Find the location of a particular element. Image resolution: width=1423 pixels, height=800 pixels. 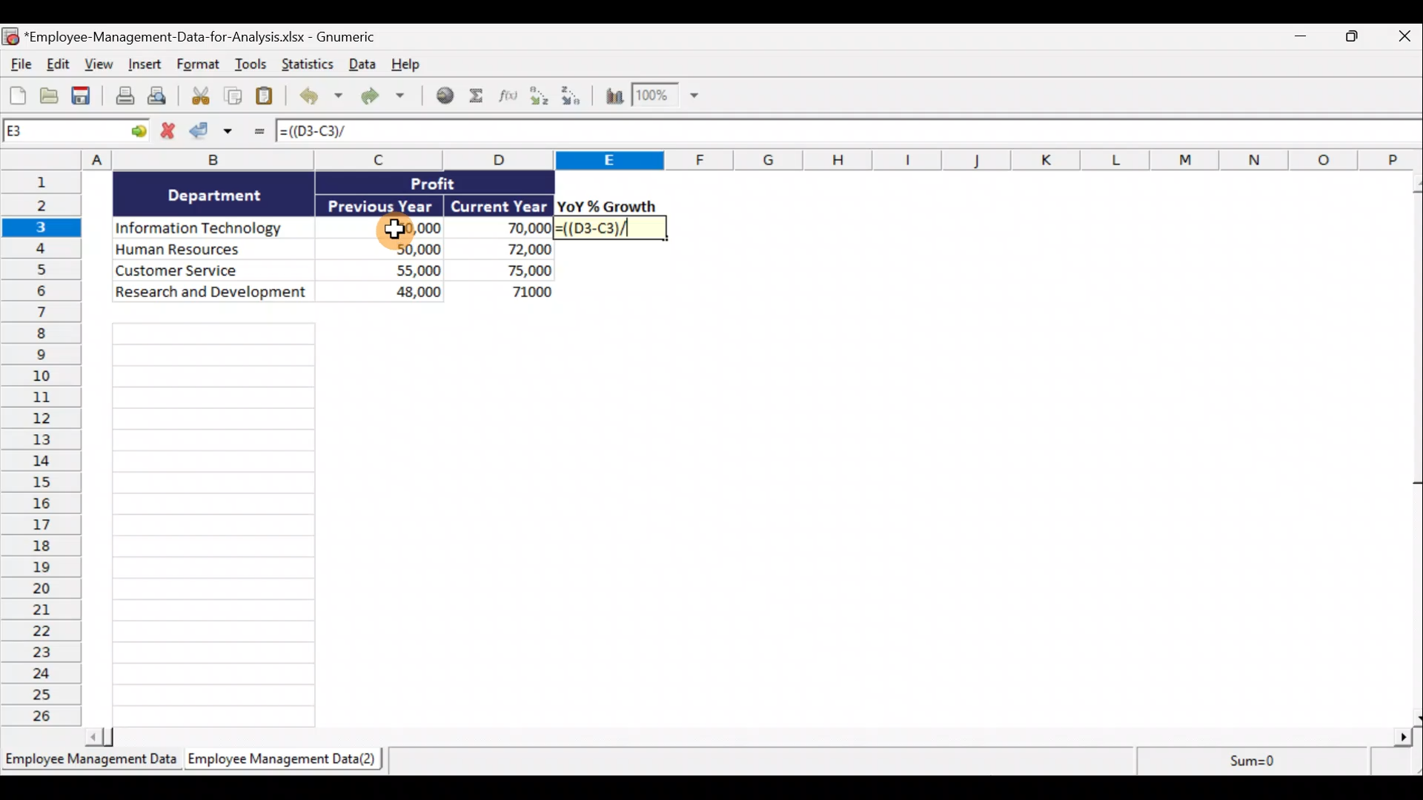

Sort Descending is located at coordinates (574, 98).